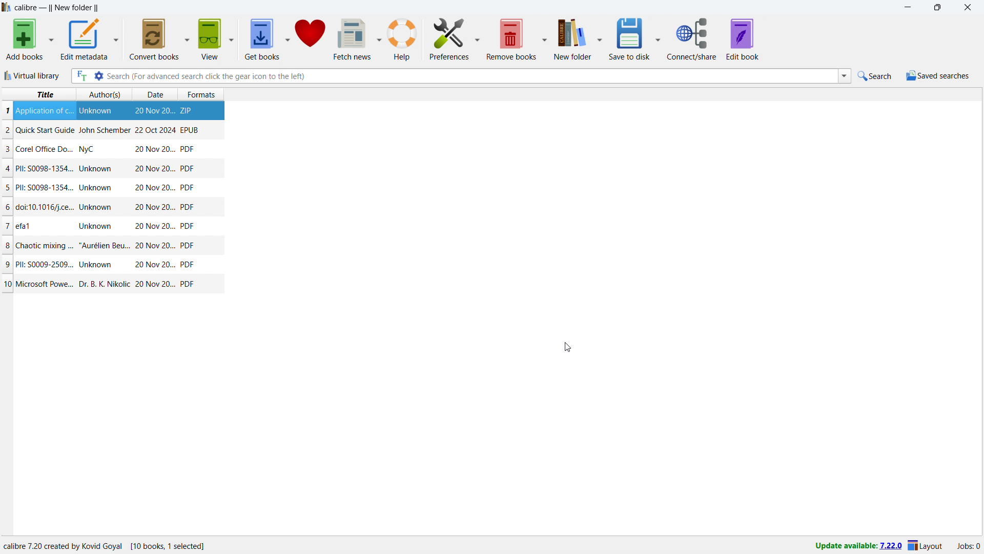  What do you see at coordinates (155, 169) in the screenshot?
I see `Date` at bounding box center [155, 169].